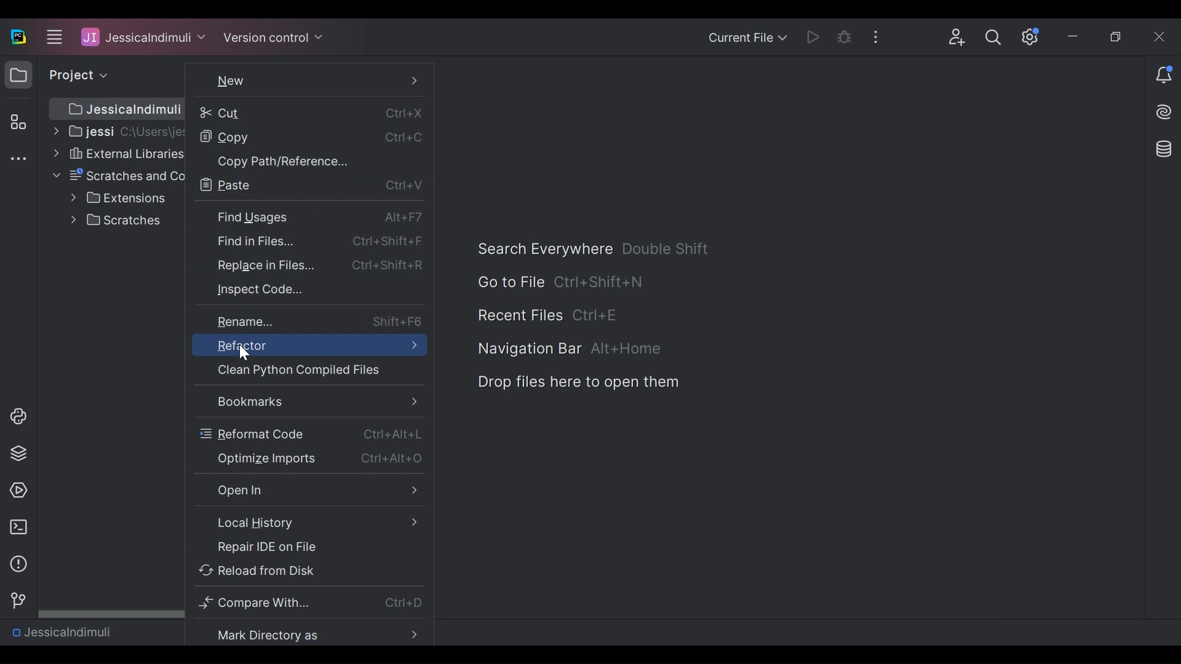  What do you see at coordinates (1075, 38) in the screenshot?
I see `Minimize` at bounding box center [1075, 38].